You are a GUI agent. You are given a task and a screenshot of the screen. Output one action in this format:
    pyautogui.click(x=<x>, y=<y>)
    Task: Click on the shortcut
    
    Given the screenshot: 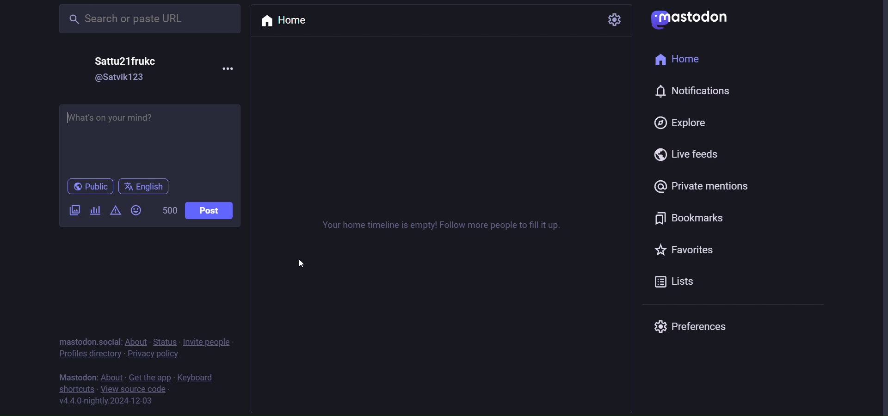 What is the action you would take?
    pyautogui.click(x=74, y=389)
    